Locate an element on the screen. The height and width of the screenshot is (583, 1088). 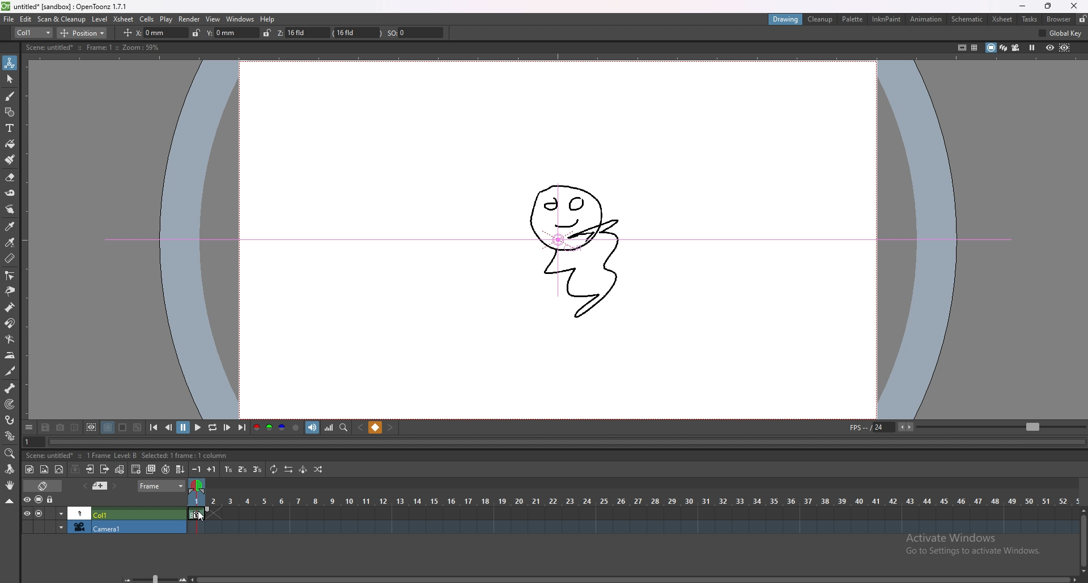
plastic is located at coordinates (10, 435).